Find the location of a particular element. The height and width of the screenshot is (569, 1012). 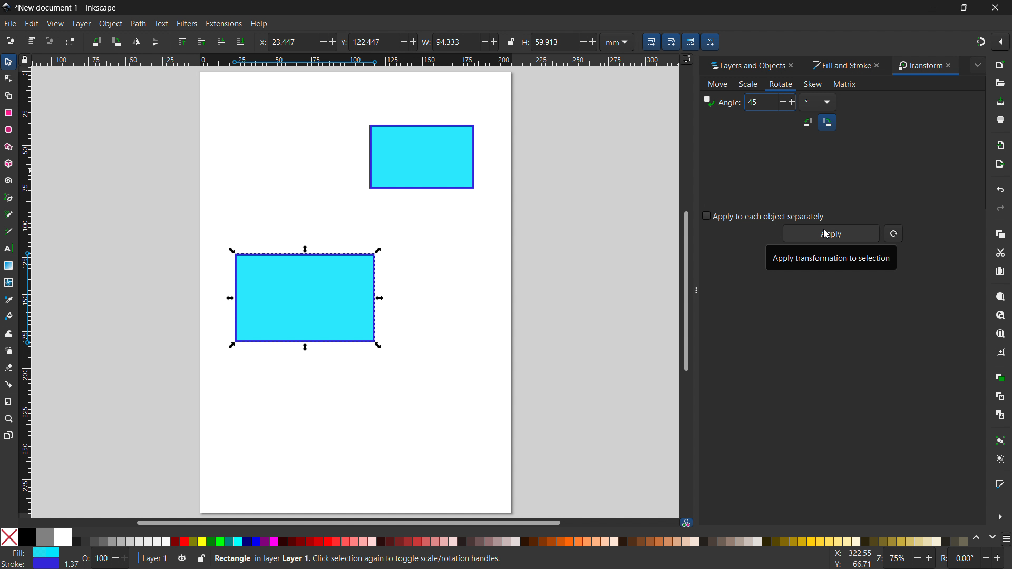

White is located at coordinates (63, 537).